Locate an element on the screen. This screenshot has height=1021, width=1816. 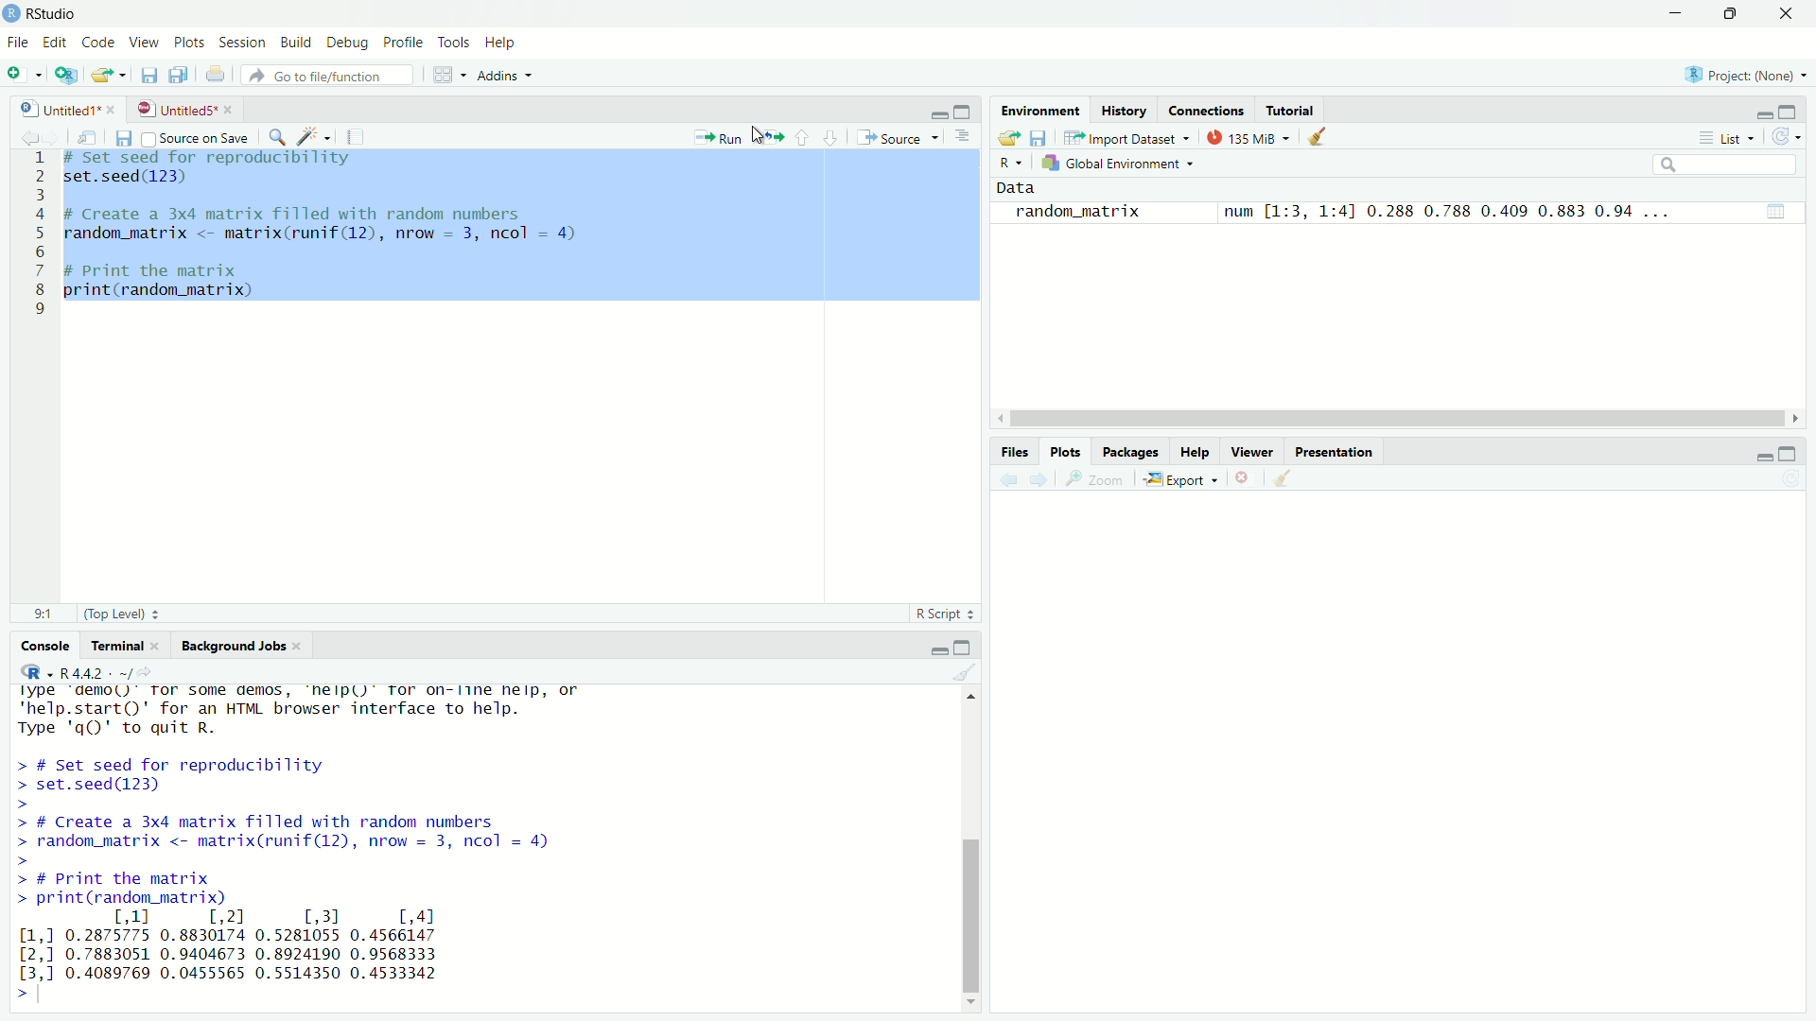
search is located at coordinates (280, 133).